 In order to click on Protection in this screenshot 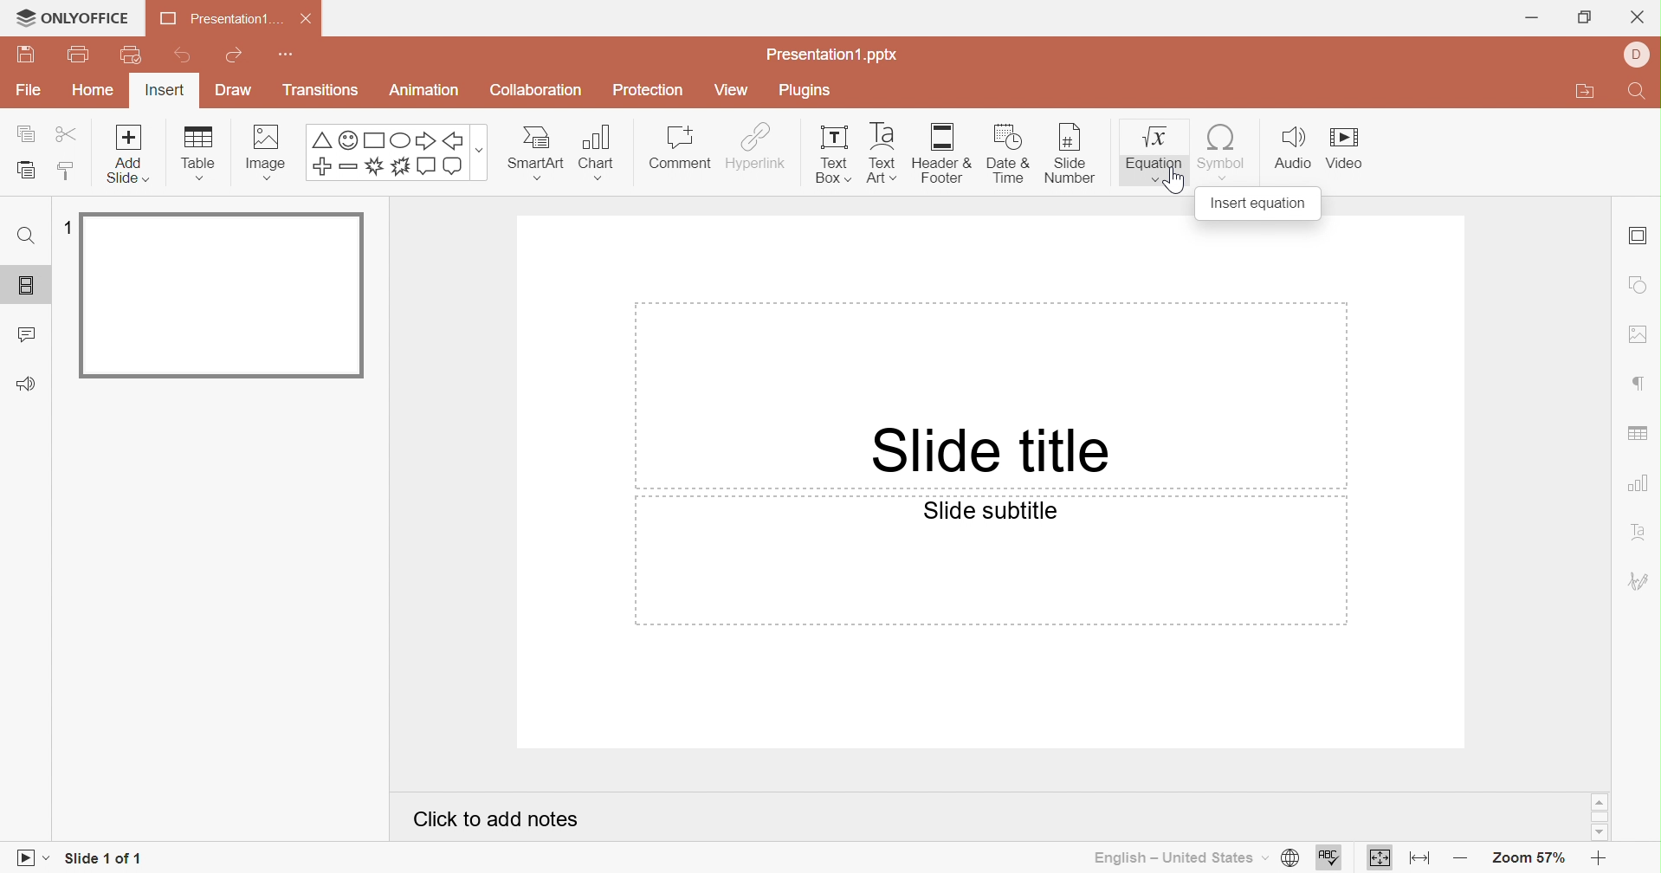, I will do `click(652, 92)`.